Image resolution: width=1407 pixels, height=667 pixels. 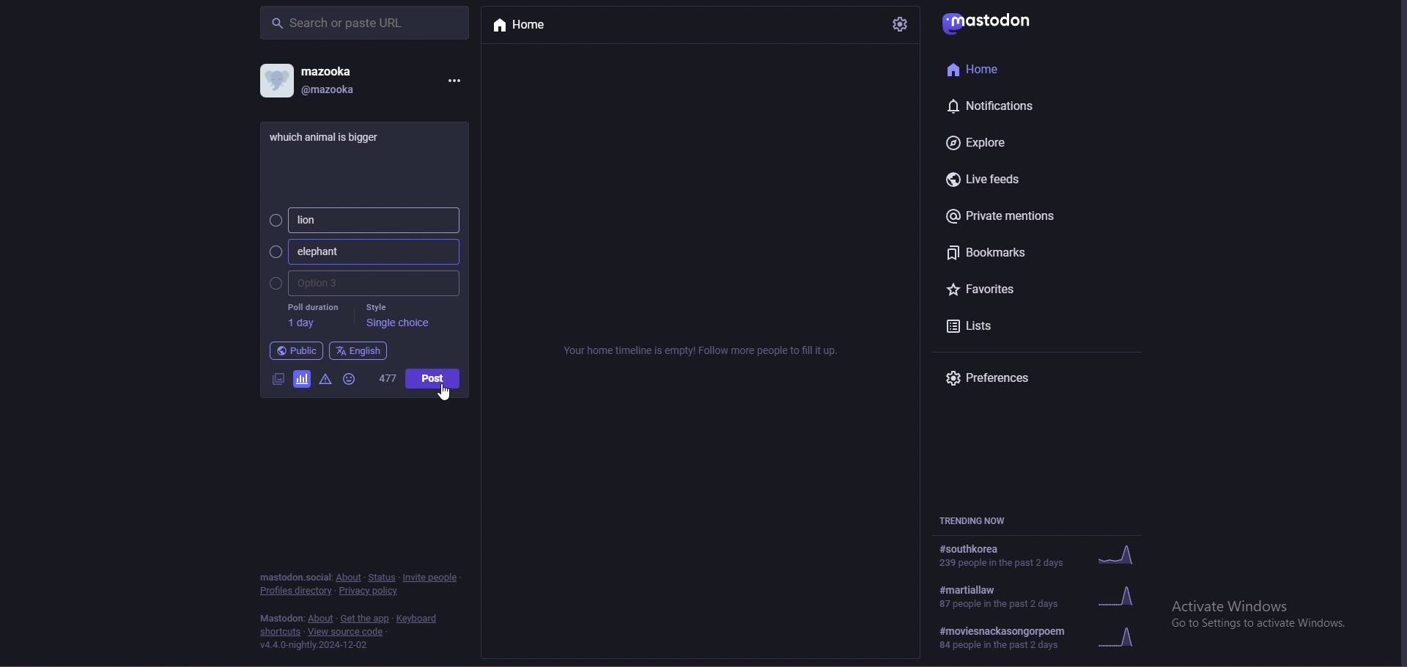 What do you see at coordinates (533, 26) in the screenshot?
I see `home` at bounding box center [533, 26].